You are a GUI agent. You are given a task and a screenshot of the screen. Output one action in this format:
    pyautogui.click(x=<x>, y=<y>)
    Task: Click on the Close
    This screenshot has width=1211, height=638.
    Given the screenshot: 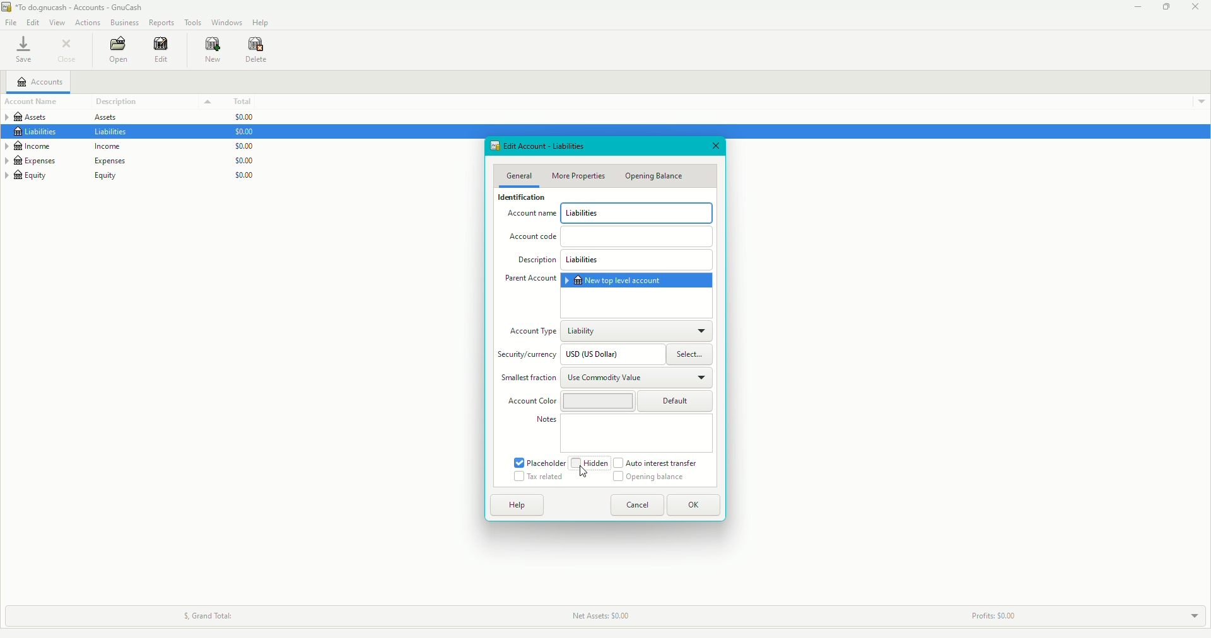 What is the action you would take?
    pyautogui.click(x=1196, y=8)
    